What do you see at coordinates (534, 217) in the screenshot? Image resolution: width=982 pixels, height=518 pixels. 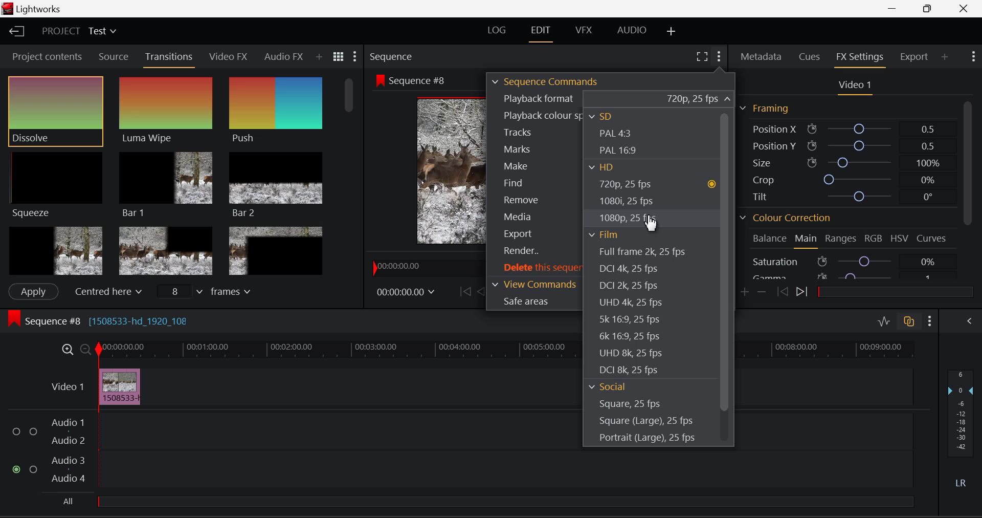 I see `Media` at bounding box center [534, 217].